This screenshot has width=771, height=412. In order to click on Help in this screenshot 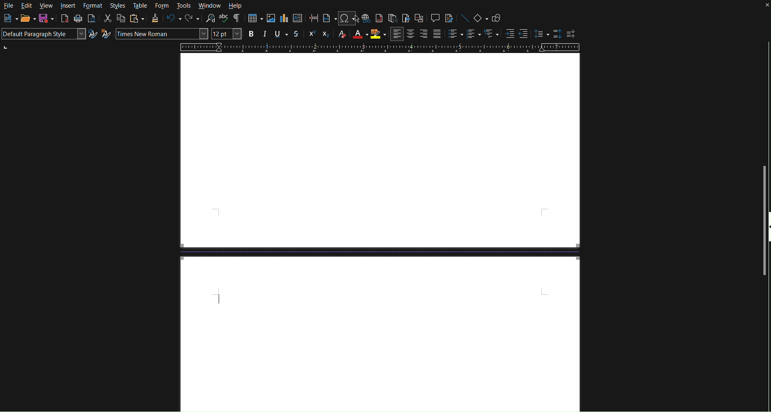, I will do `click(236, 5)`.